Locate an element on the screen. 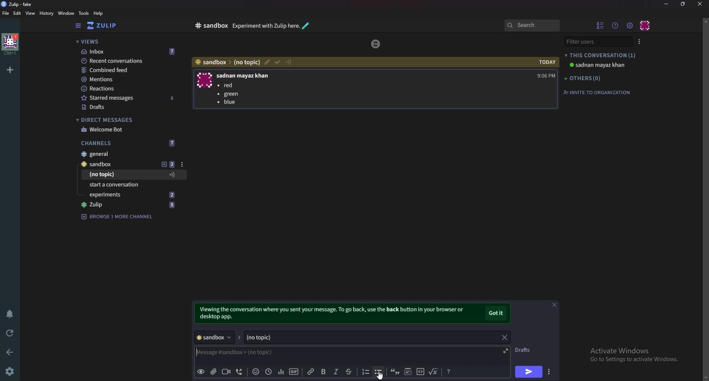  Global time is located at coordinates (268, 372).